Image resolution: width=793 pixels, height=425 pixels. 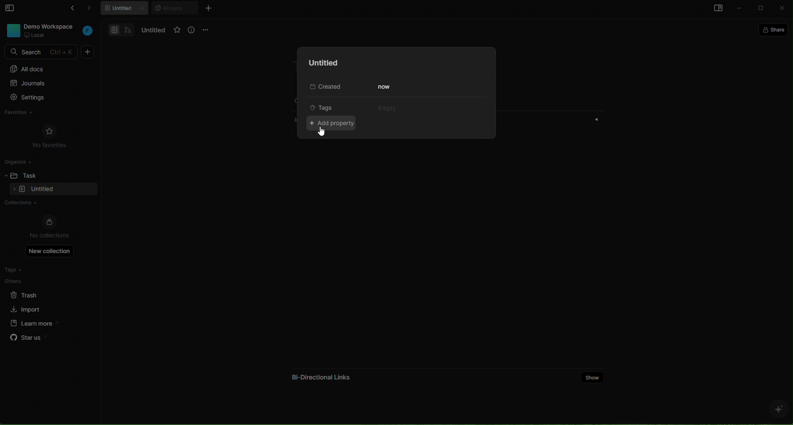 What do you see at coordinates (49, 227) in the screenshot?
I see `no collections` at bounding box center [49, 227].